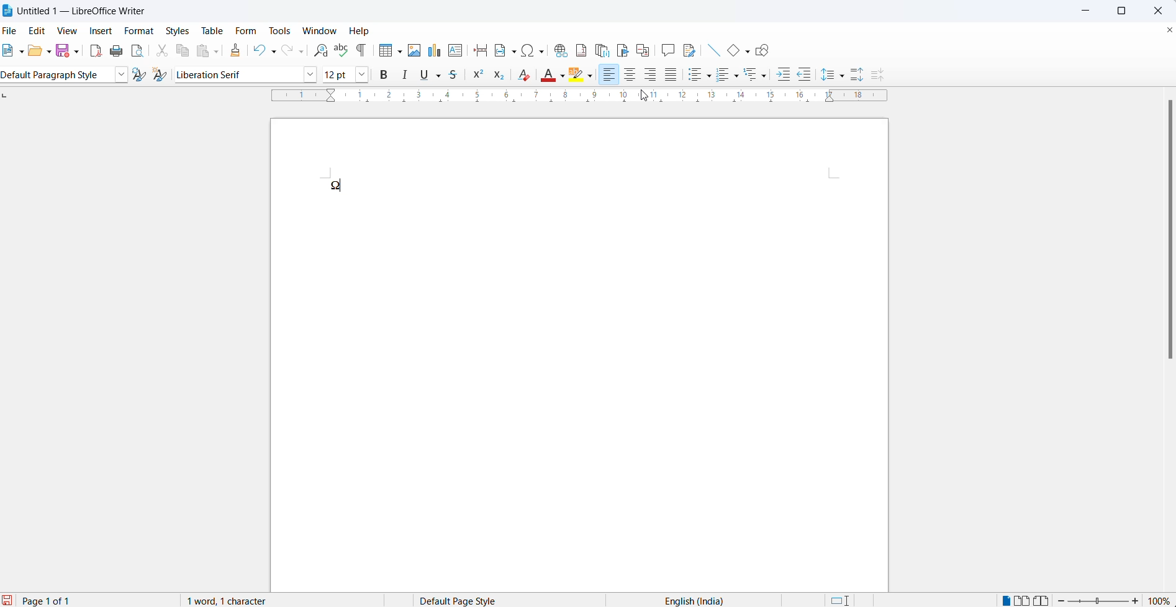 Image resolution: width=1176 pixels, height=607 pixels. Describe the element at coordinates (160, 76) in the screenshot. I see `create new style from selection` at that location.